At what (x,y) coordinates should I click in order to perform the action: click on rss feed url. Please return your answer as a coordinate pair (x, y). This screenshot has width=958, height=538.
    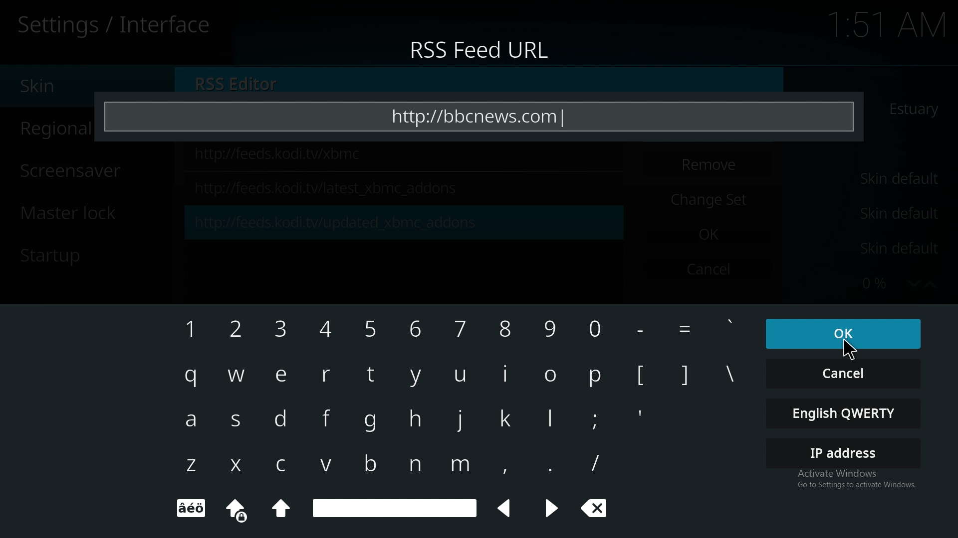
    Looking at the image, I should click on (479, 51).